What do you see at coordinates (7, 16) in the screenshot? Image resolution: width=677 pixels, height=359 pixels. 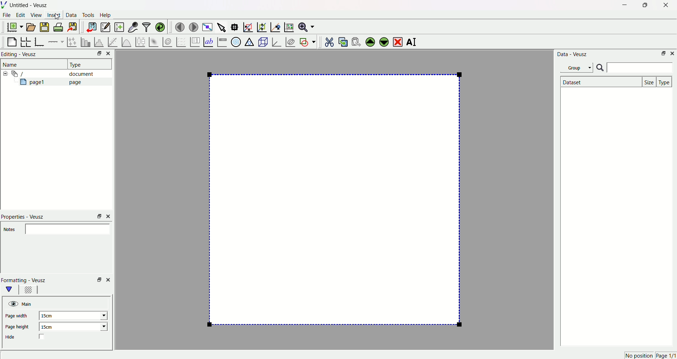 I see `File` at bounding box center [7, 16].